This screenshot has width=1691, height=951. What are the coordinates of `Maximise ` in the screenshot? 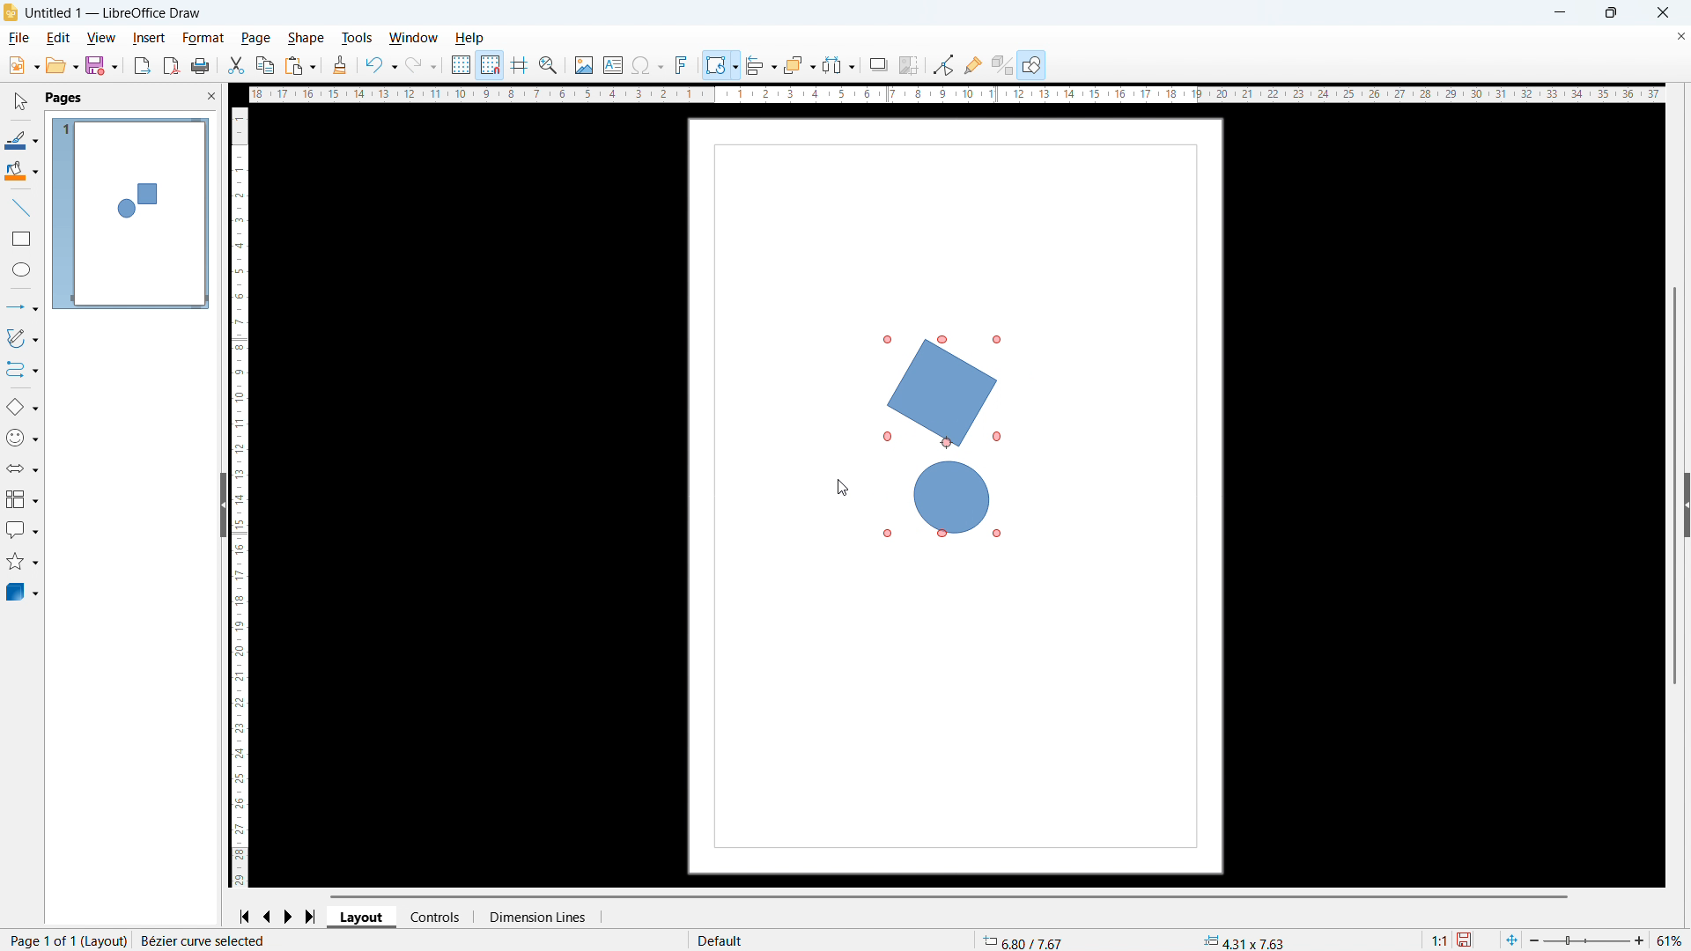 It's located at (1611, 12).